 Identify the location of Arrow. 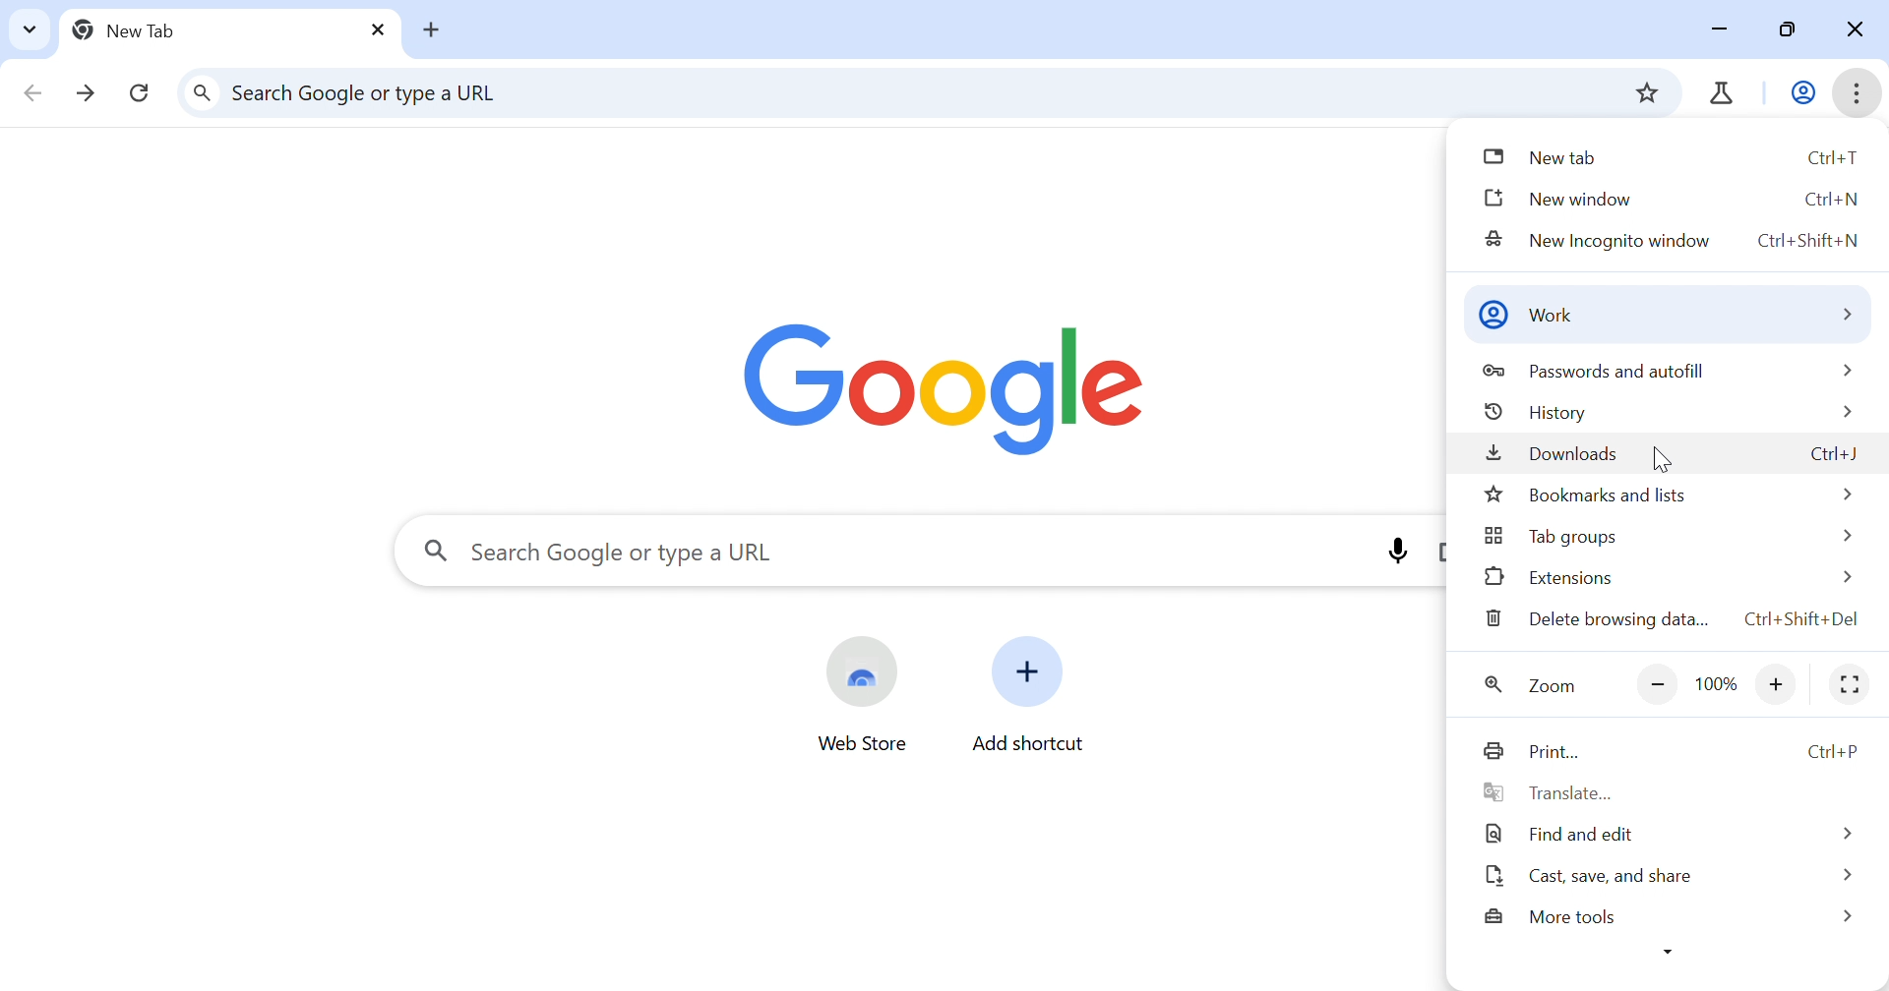
(1844, 535).